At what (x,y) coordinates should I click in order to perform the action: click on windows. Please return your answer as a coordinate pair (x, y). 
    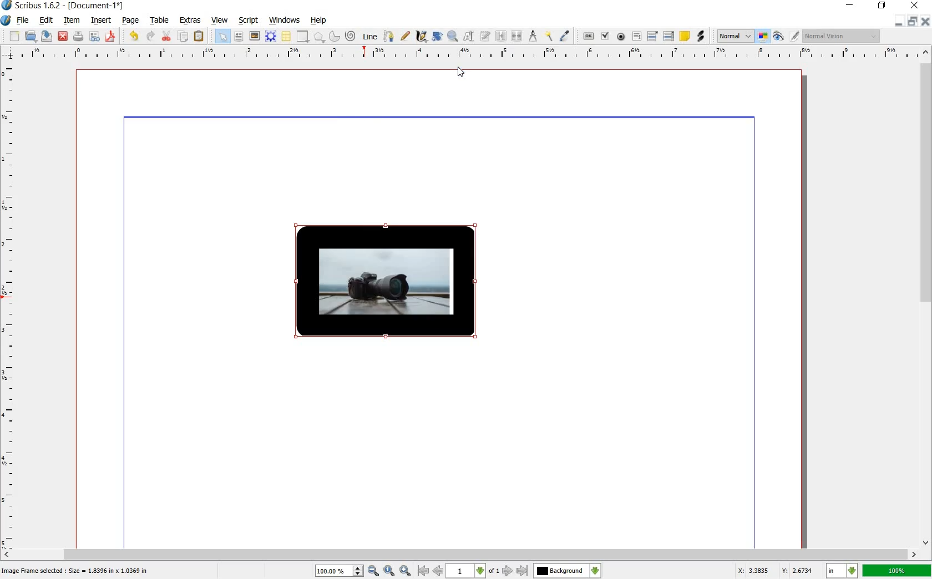
    Looking at the image, I should click on (283, 19).